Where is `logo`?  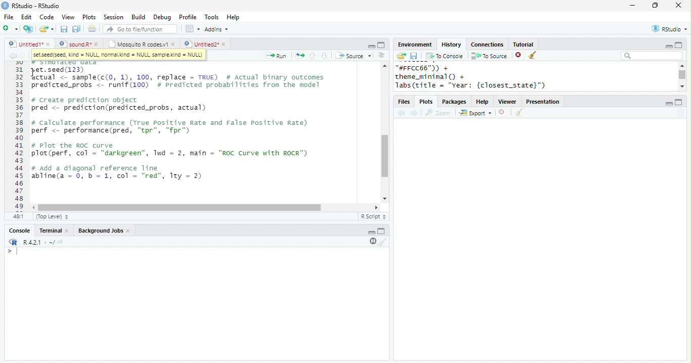 logo is located at coordinates (5, 5).